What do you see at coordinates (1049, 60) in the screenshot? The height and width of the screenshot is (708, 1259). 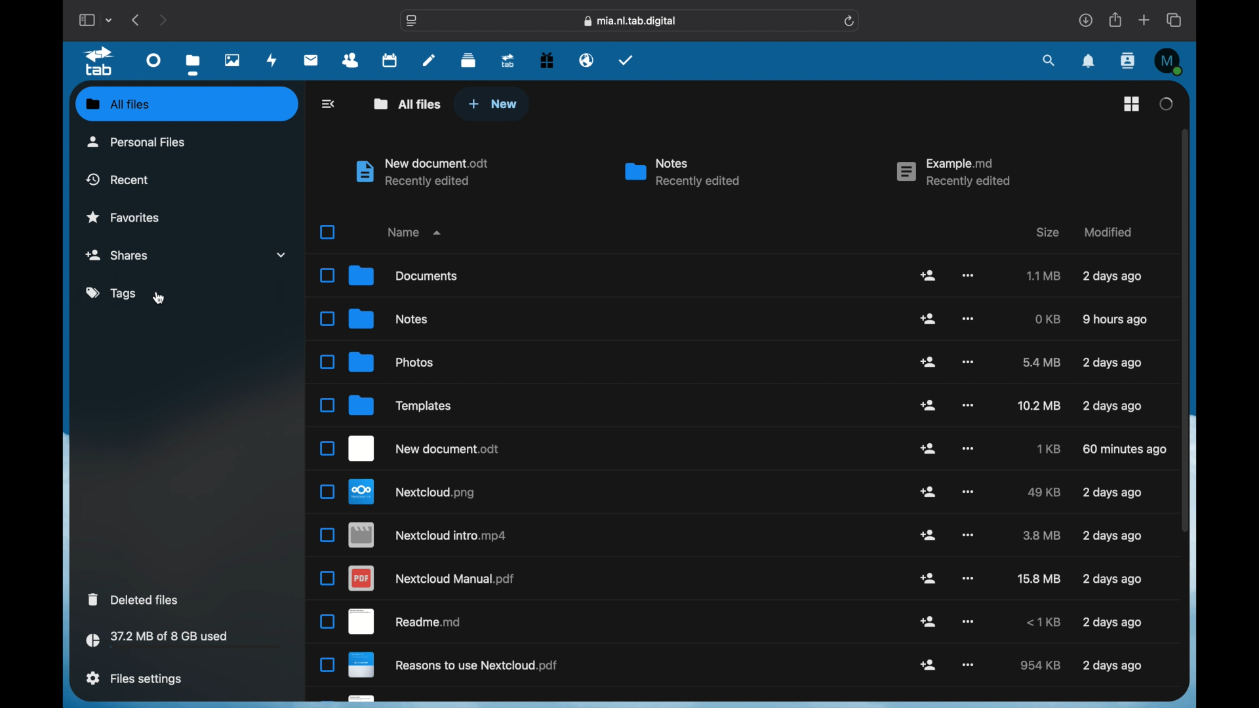 I see `search` at bounding box center [1049, 60].